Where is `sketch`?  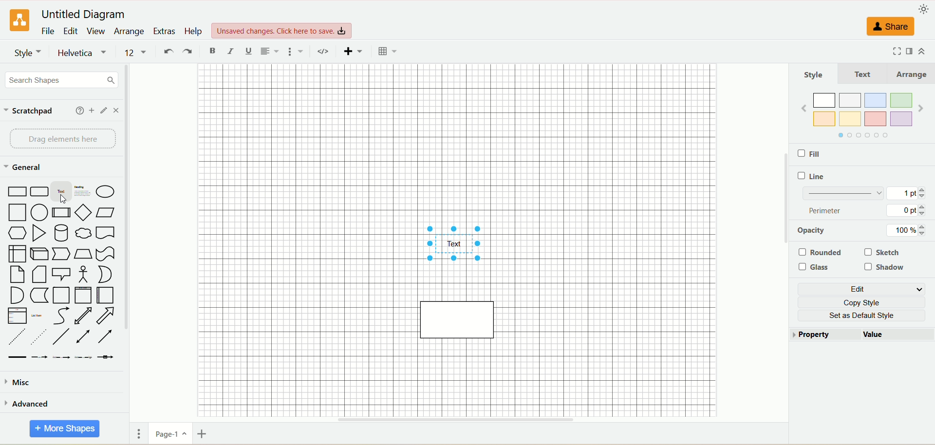 sketch is located at coordinates (882, 253).